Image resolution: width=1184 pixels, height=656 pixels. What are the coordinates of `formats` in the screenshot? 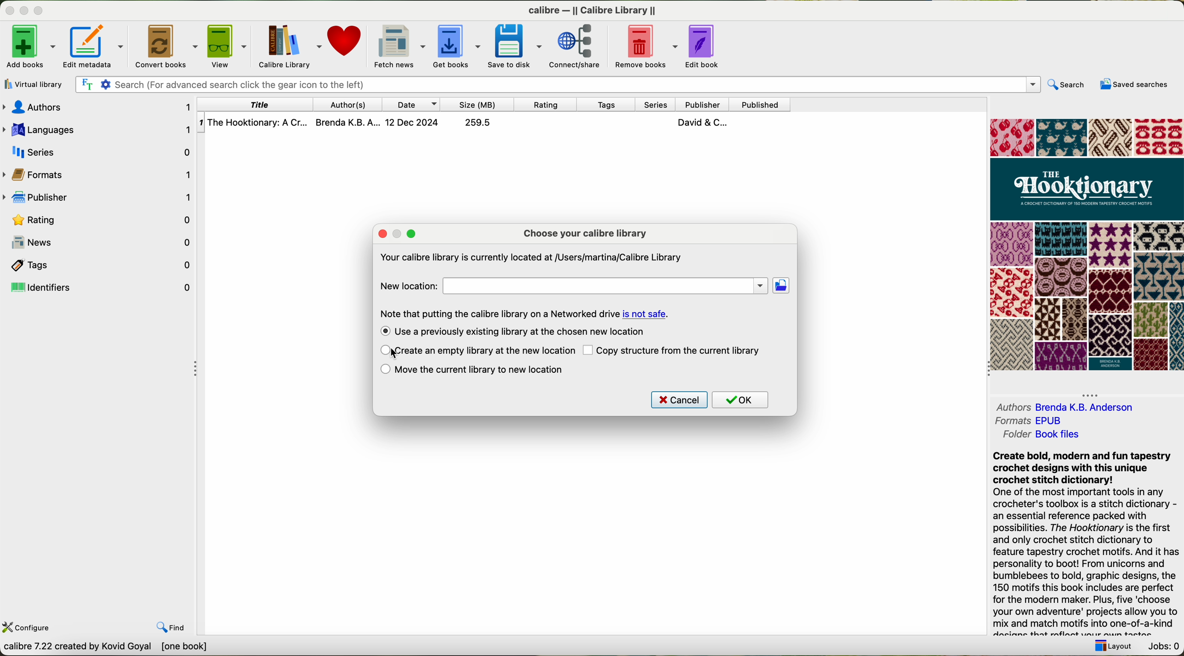 It's located at (99, 175).